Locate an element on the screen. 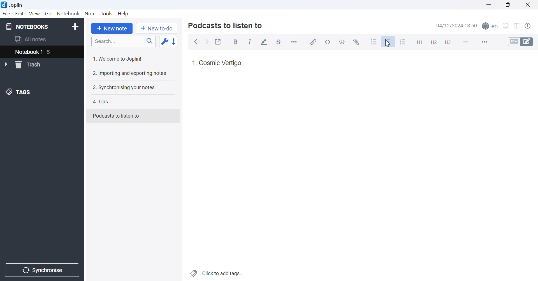  Help is located at coordinates (125, 14).